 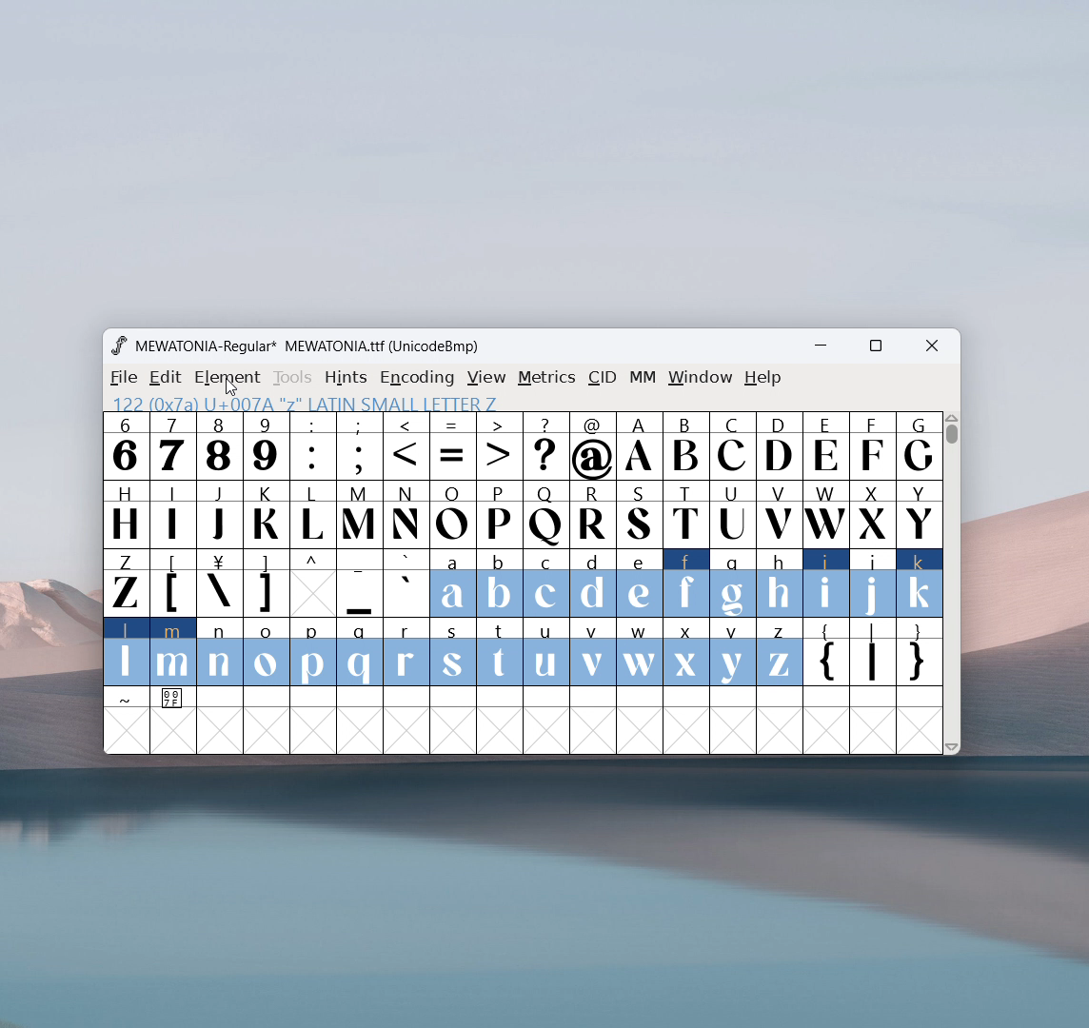 I want to click on B, so click(x=685, y=446).